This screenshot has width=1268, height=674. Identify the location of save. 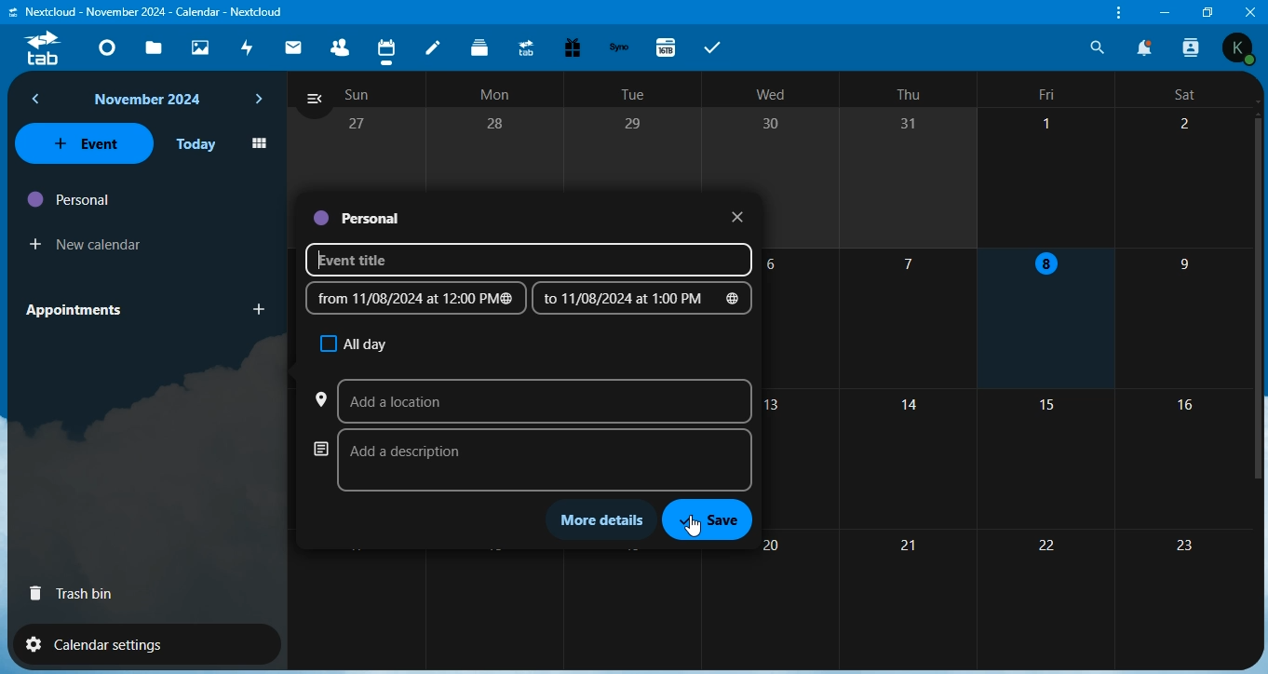
(715, 521).